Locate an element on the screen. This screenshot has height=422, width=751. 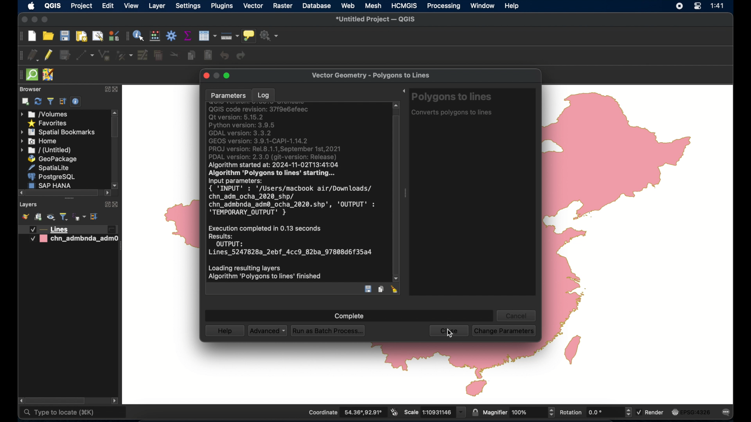
scroll box is located at coordinates (397, 194).